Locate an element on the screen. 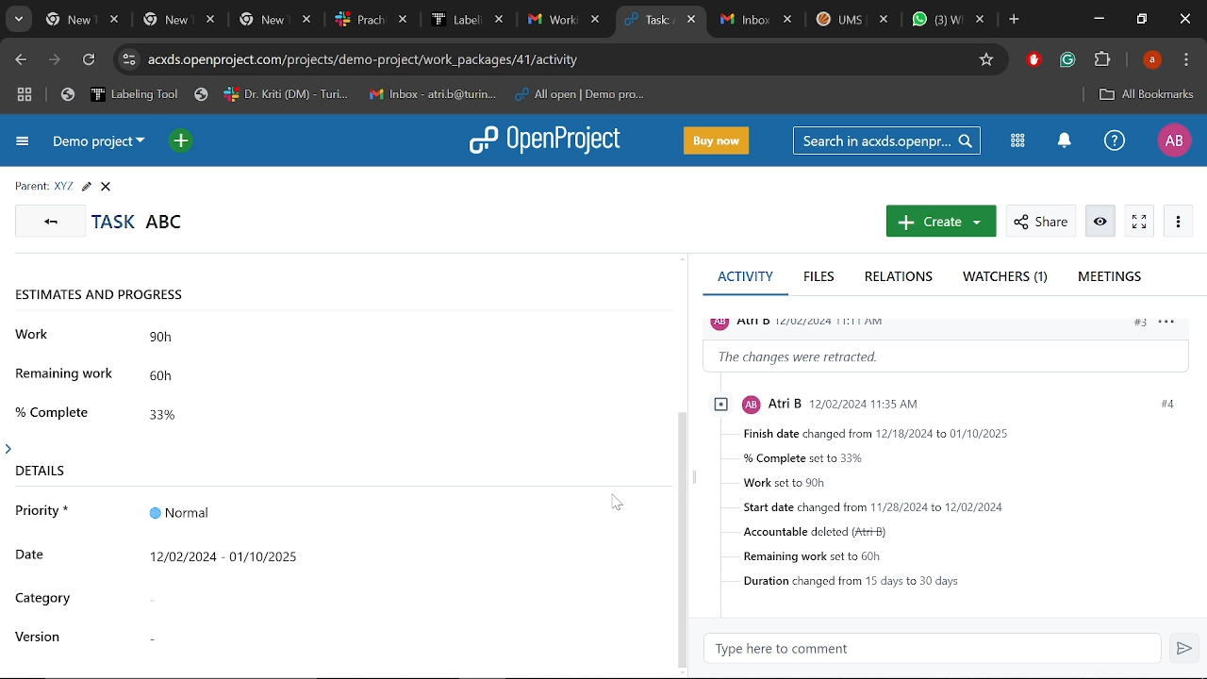 Image resolution: width=1207 pixels, height=679 pixels. Activate zen mode is located at coordinates (1139, 222).